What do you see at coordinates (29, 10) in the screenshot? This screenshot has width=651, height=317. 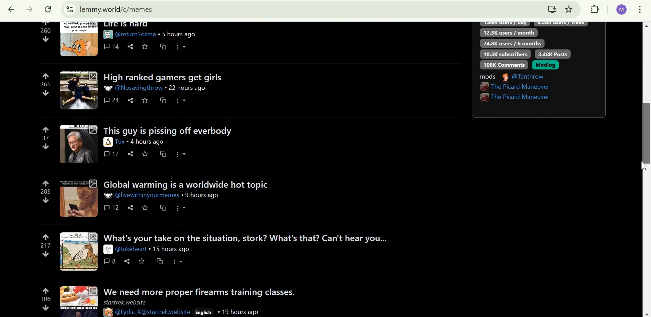 I see `Click to go forward, hold to see history` at bounding box center [29, 10].